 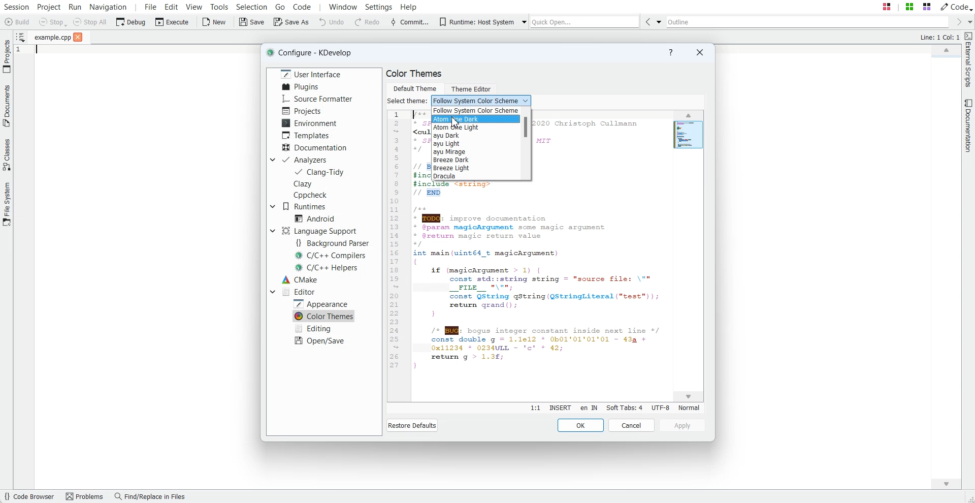 I want to click on Insert, so click(x=560, y=408).